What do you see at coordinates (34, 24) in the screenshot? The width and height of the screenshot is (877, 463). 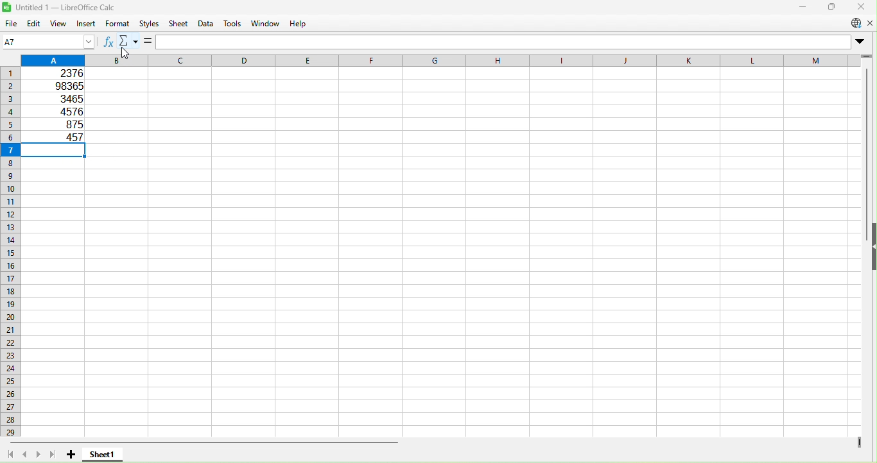 I see `Edit` at bounding box center [34, 24].